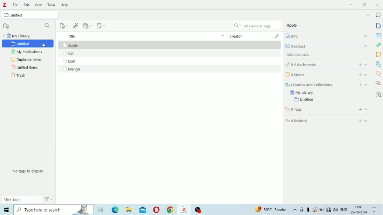 The width and height of the screenshot is (383, 215). What do you see at coordinates (378, 83) in the screenshot?
I see `Related` at bounding box center [378, 83].